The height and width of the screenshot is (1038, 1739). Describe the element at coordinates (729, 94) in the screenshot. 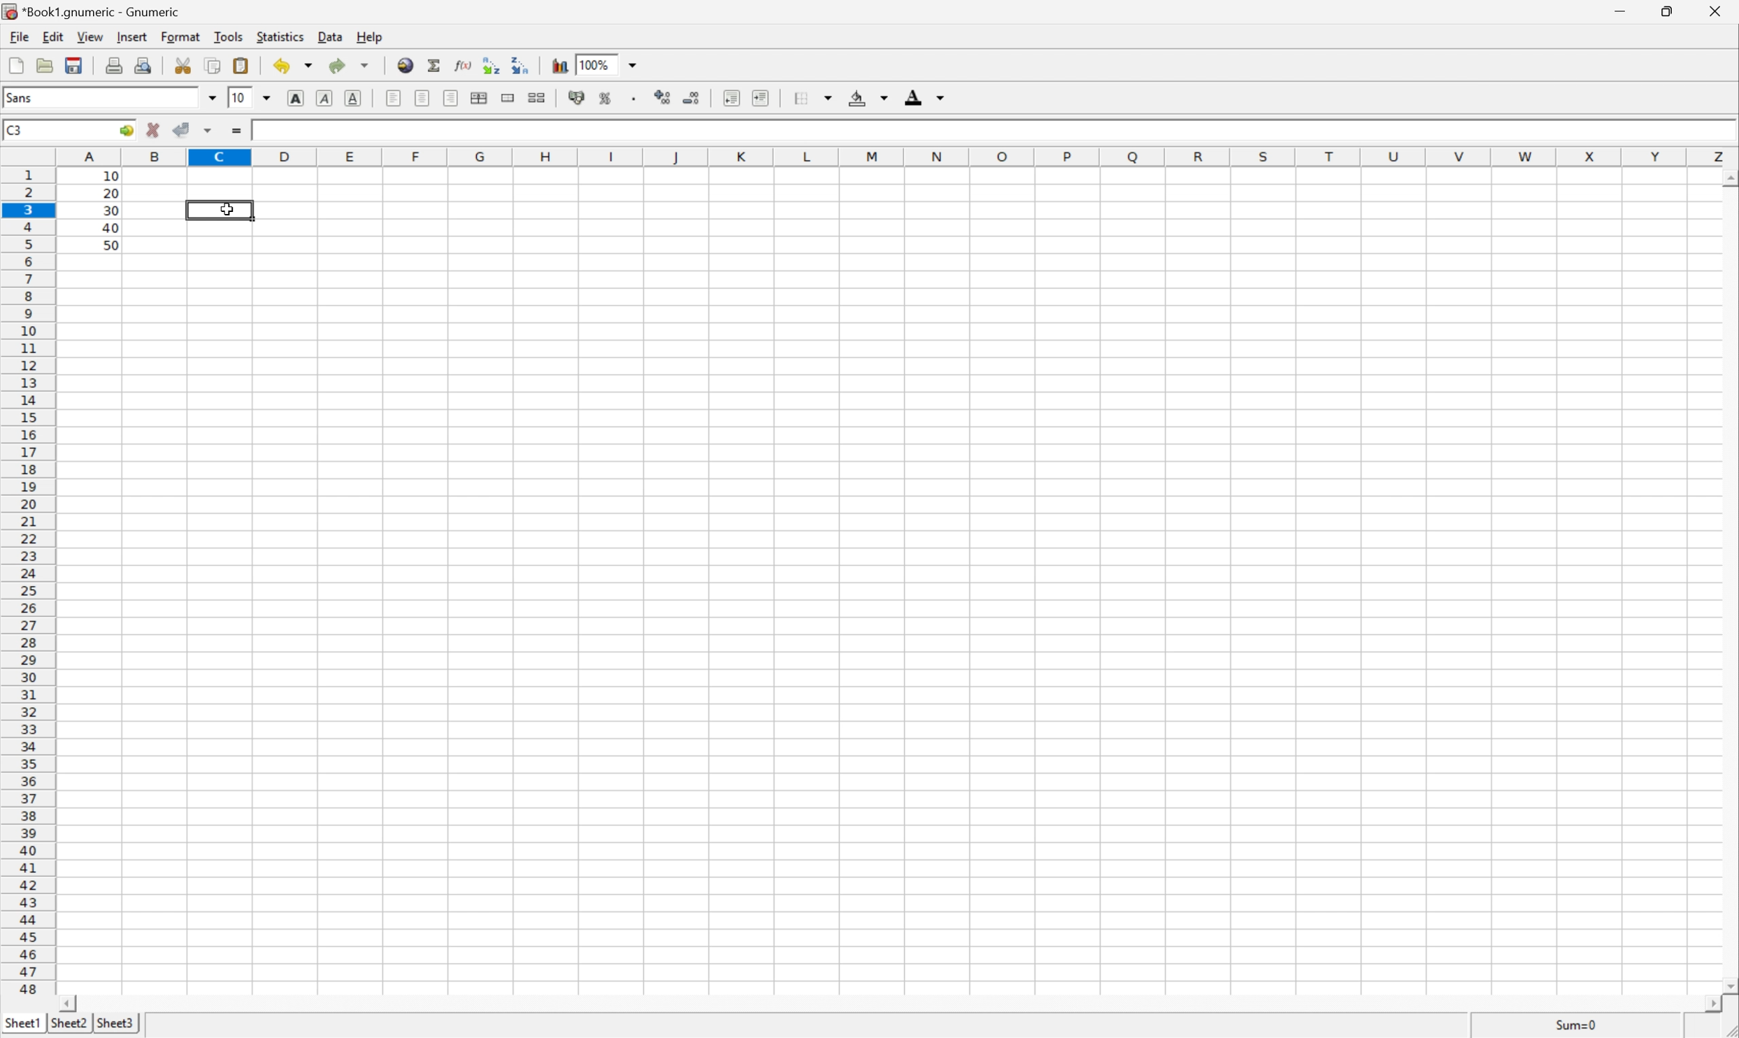

I see `Decrease the indent, and align the contents to the left` at that location.